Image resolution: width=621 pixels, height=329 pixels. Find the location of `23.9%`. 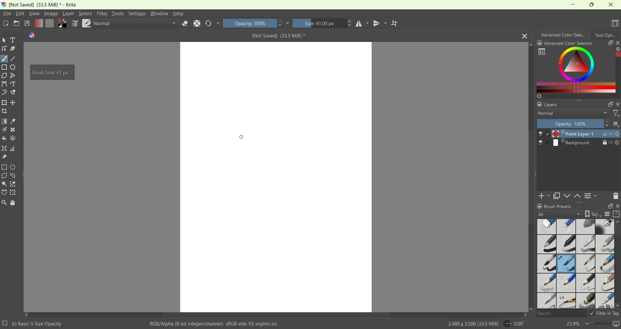

23.9% is located at coordinates (593, 325).